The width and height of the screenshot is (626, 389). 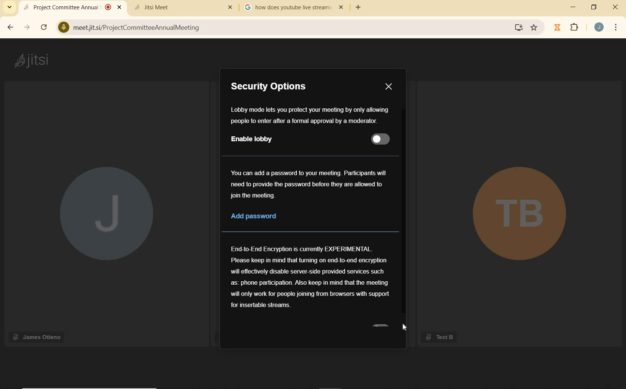 I want to click on Test B, so click(x=439, y=337).